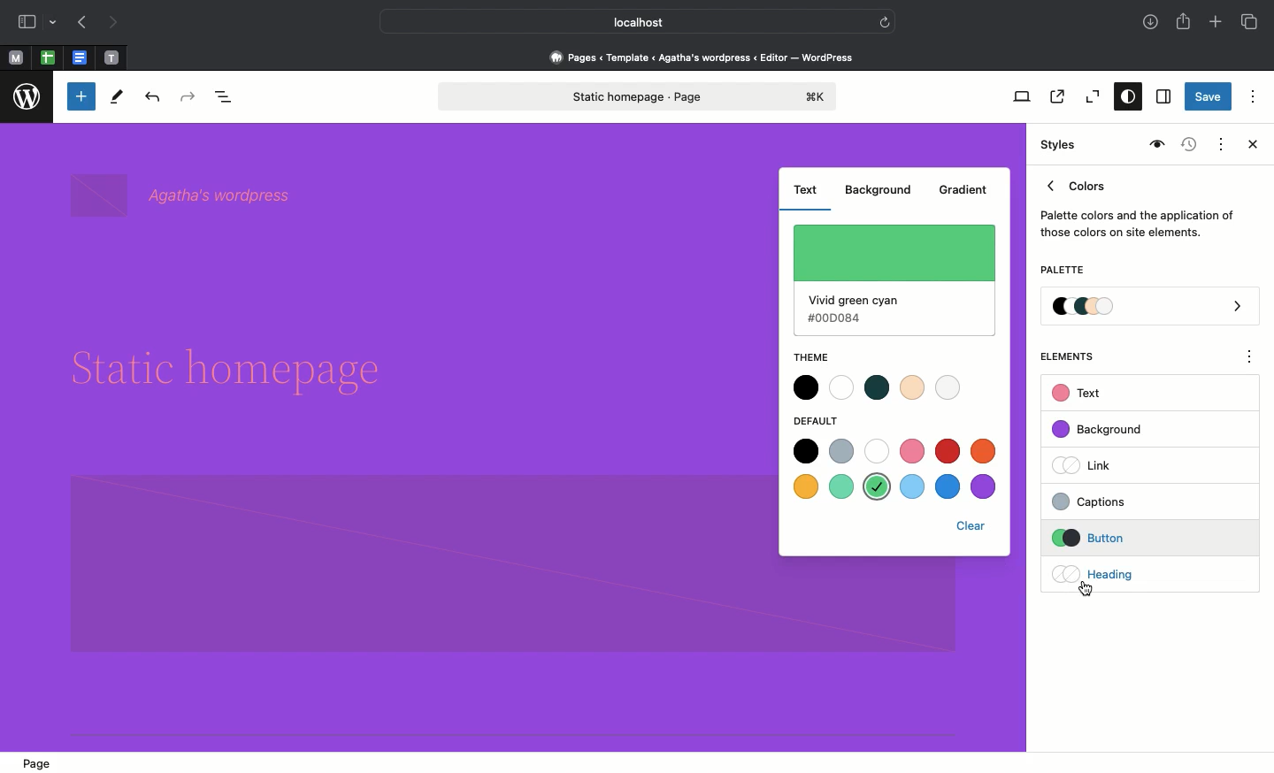 This screenshot has width=1274, height=773. What do you see at coordinates (1124, 539) in the screenshot?
I see `Clicking on button` at bounding box center [1124, 539].